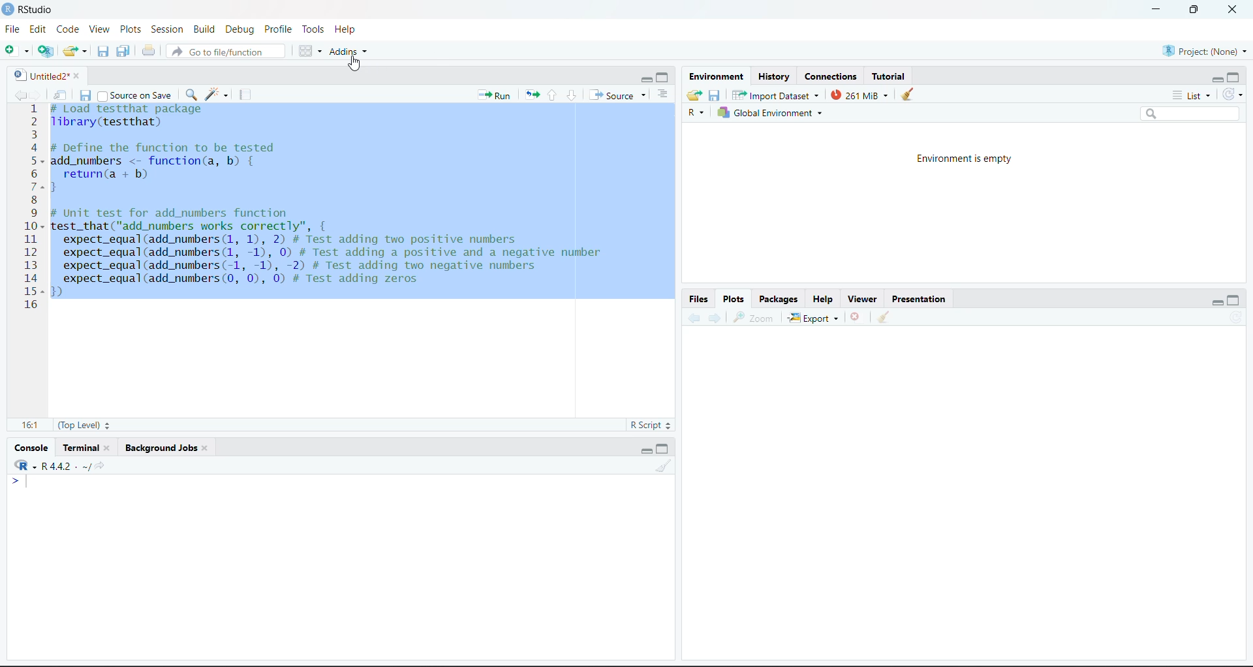  Describe the element at coordinates (33, 209) in the screenshot. I see `Numbering line` at that location.